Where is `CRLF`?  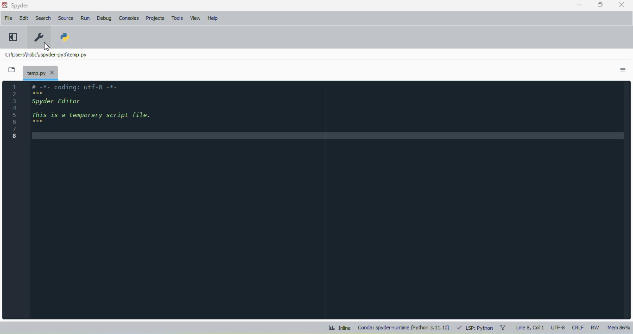
CRLF is located at coordinates (577, 328).